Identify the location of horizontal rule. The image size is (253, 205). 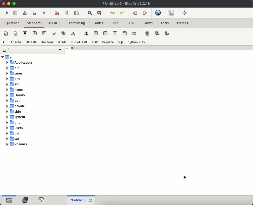
(96, 33).